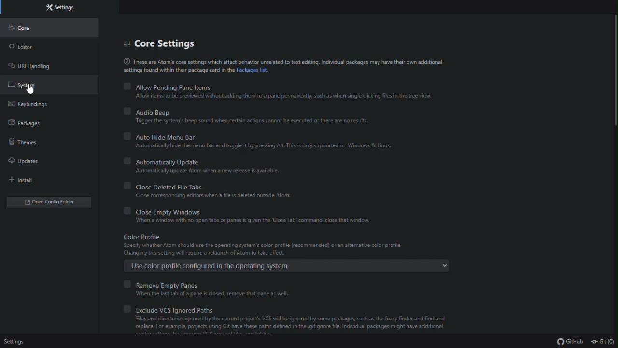 This screenshot has width=618, height=348. What do you see at coordinates (223, 171) in the screenshot?
I see `Automatically update Atom when a new release is available.` at bounding box center [223, 171].